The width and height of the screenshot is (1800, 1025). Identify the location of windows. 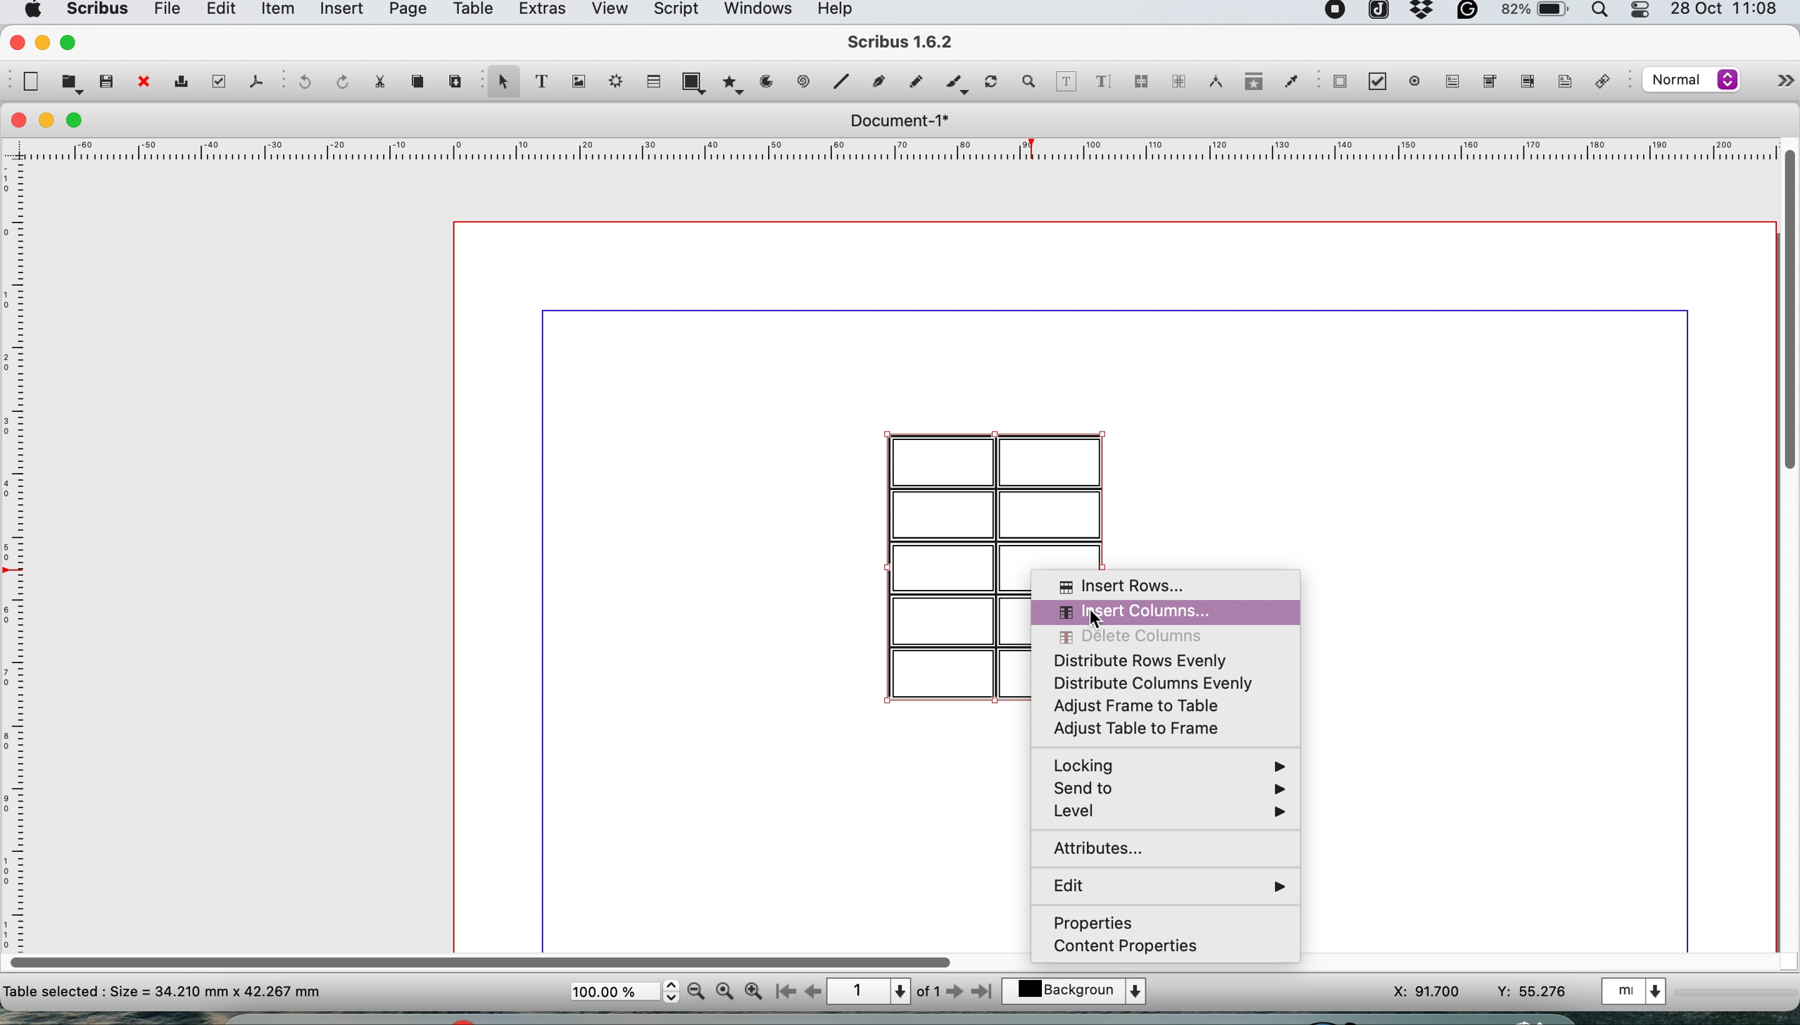
(757, 13).